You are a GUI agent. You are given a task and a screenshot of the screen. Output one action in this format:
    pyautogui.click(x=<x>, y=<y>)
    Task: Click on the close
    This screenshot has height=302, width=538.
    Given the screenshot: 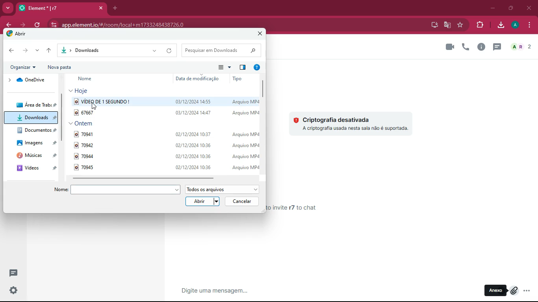 What is the action you would take?
    pyautogui.click(x=531, y=9)
    